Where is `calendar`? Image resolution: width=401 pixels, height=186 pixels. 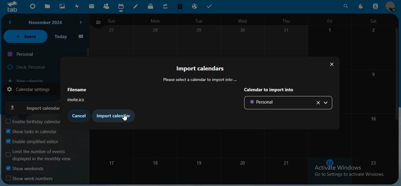 calendar is located at coordinates (121, 6).